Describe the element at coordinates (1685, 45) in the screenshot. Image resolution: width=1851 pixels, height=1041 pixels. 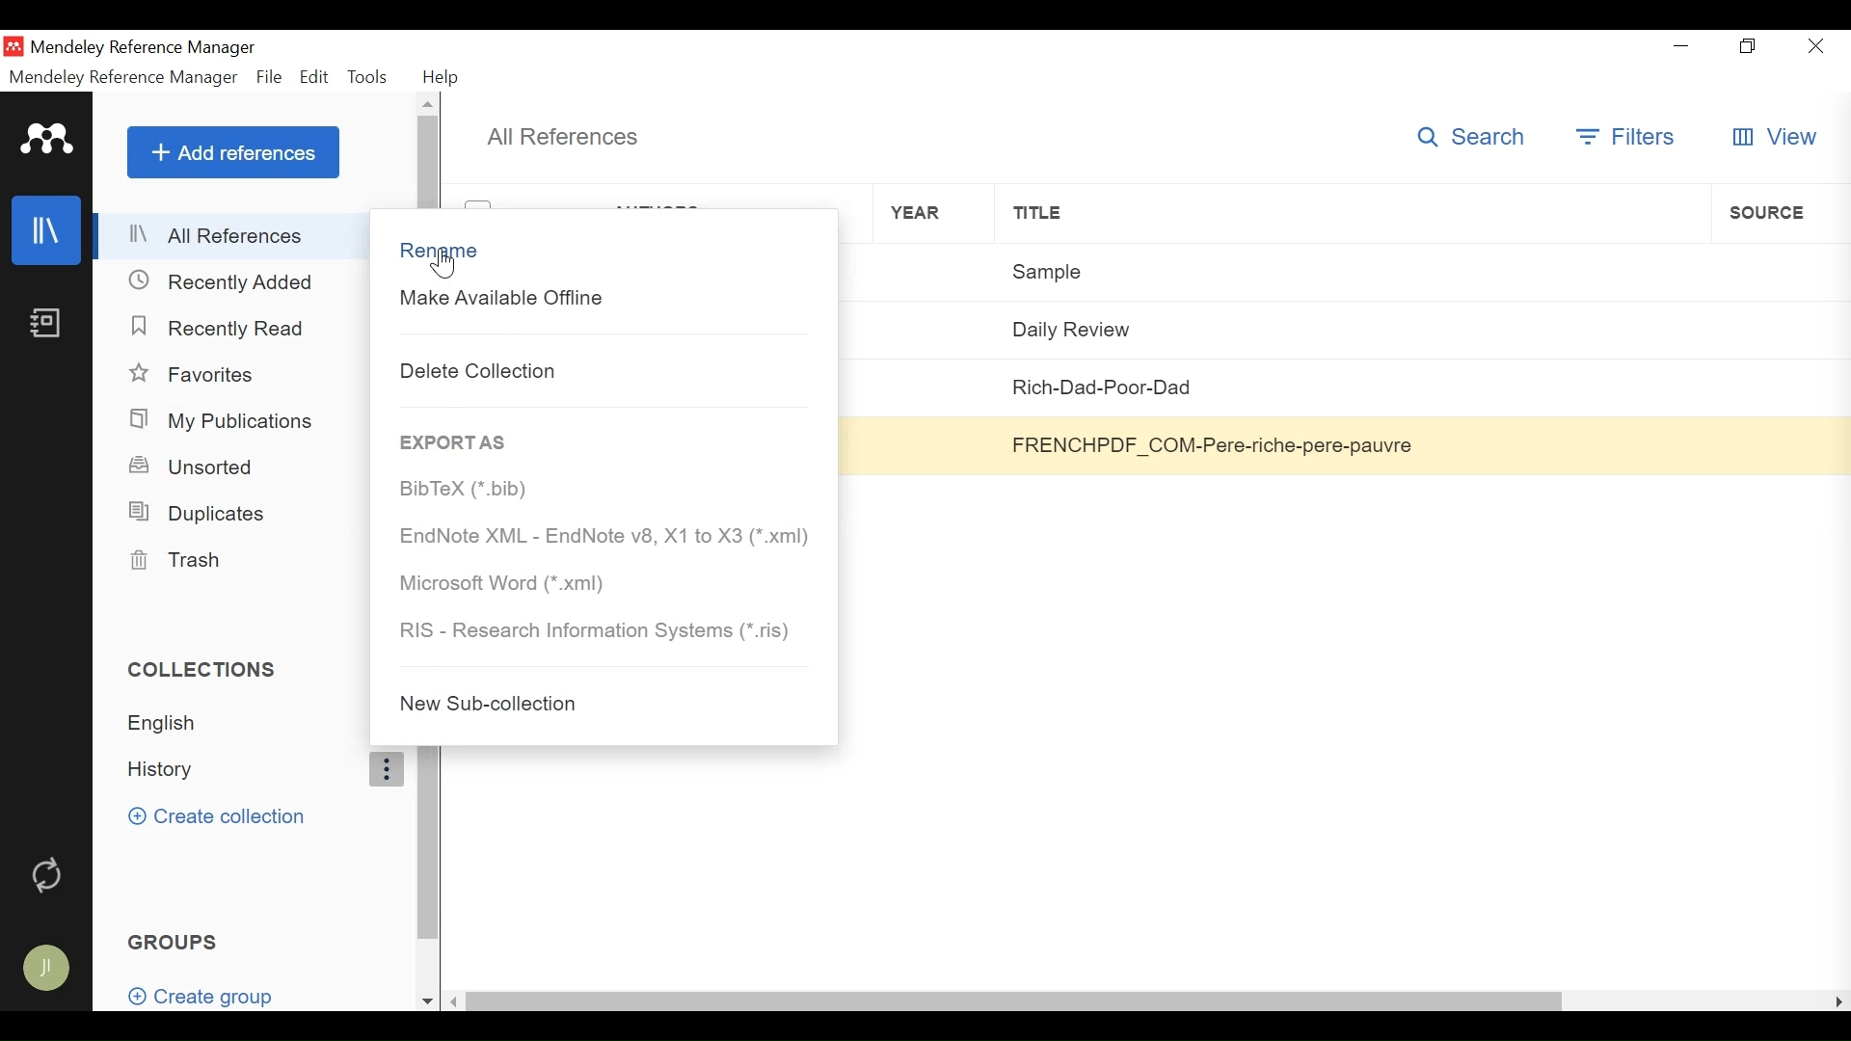
I see `minimize` at that location.